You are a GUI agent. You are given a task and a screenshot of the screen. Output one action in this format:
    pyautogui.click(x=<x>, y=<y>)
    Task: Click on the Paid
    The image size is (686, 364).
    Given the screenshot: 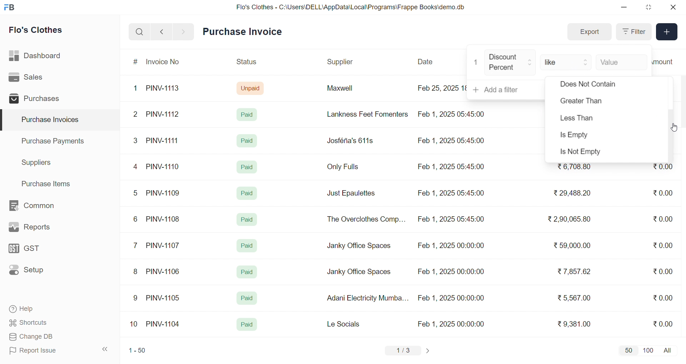 What is the action you would take?
    pyautogui.click(x=247, y=272)
    